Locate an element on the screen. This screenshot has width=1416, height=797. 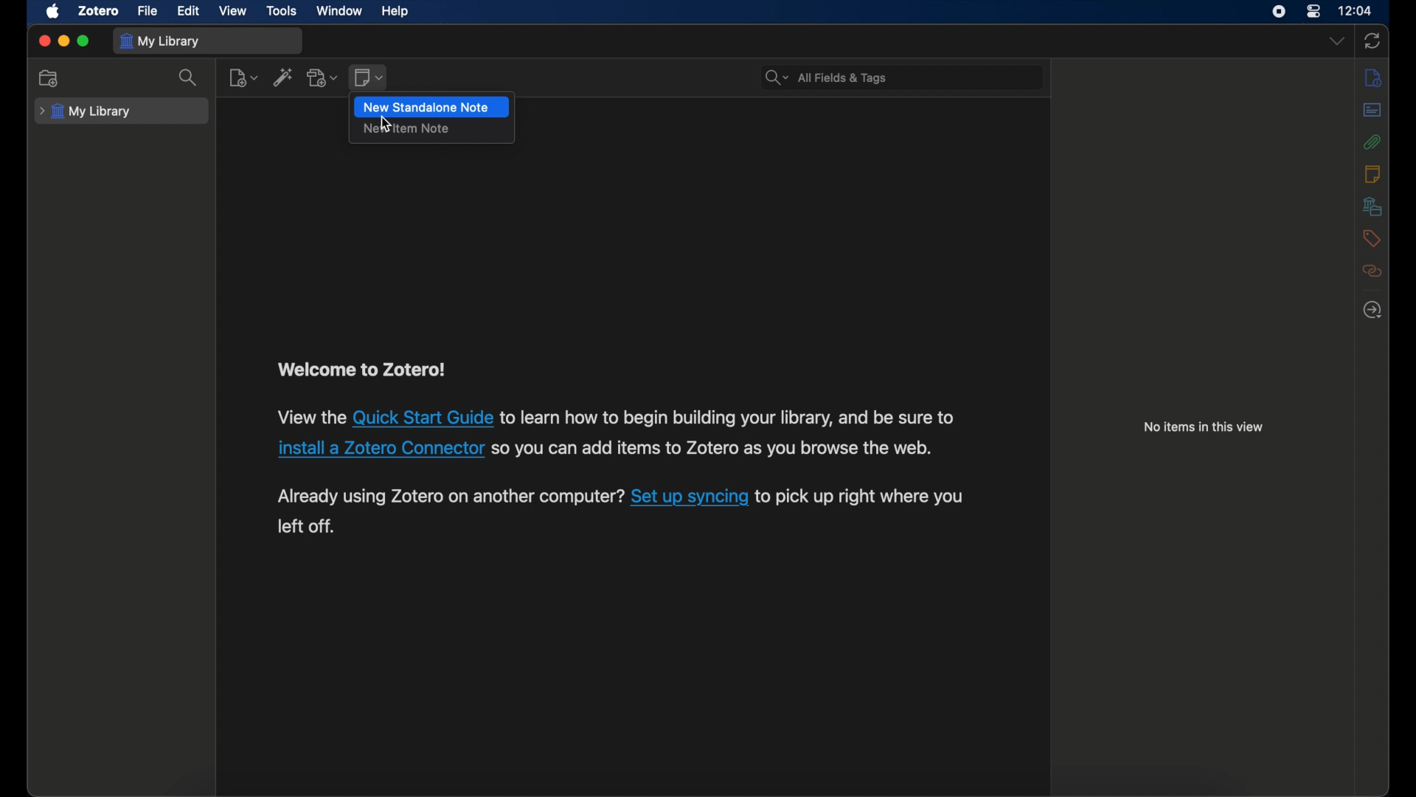
libraries is located at coordinates (1372, 206).